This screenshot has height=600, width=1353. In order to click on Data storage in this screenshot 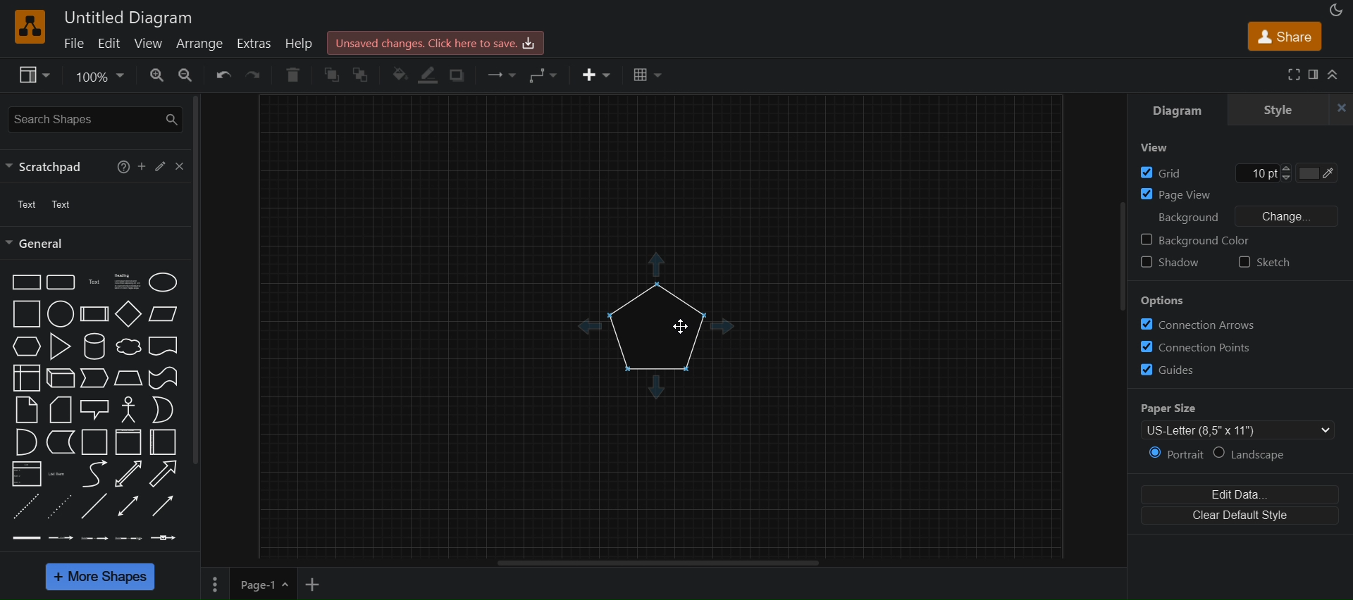, I will do `click(61, 442)`.